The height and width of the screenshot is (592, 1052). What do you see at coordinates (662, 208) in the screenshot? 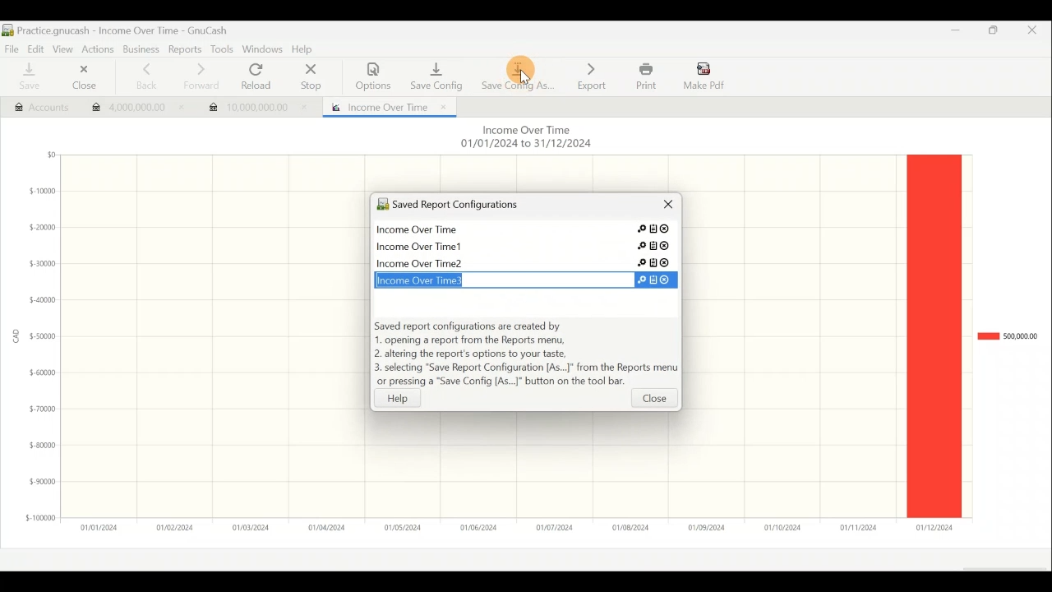
I see `Close` at bounding box center [662, 208].